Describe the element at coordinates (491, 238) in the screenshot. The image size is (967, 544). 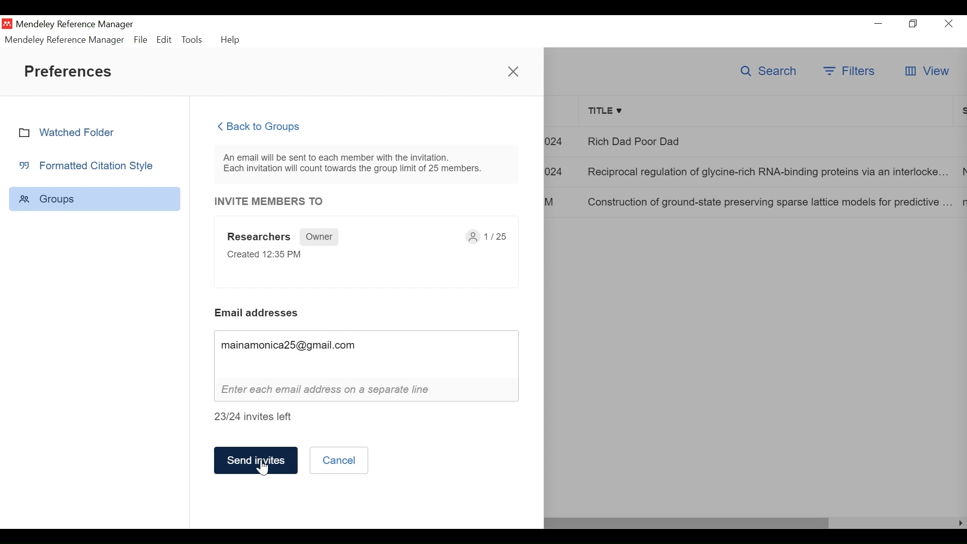
I see `1/25` at that location.